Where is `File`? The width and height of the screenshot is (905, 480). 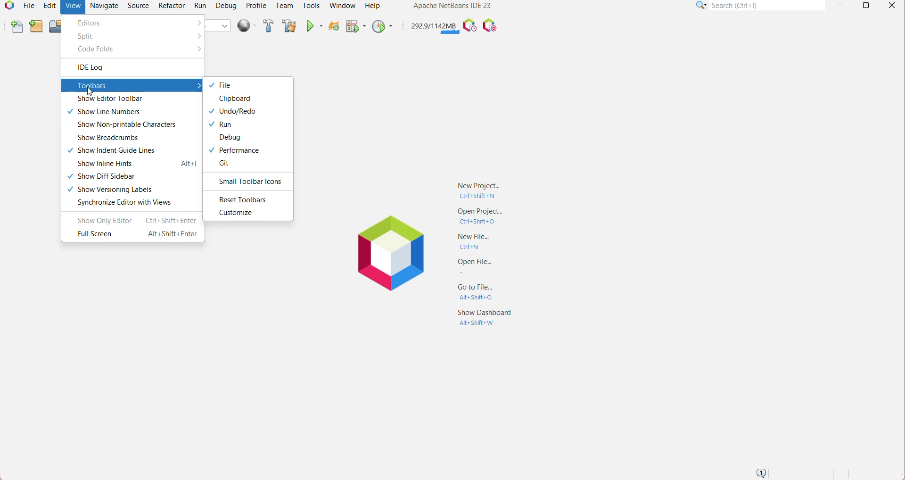
File is located at coordinates (226, 85).